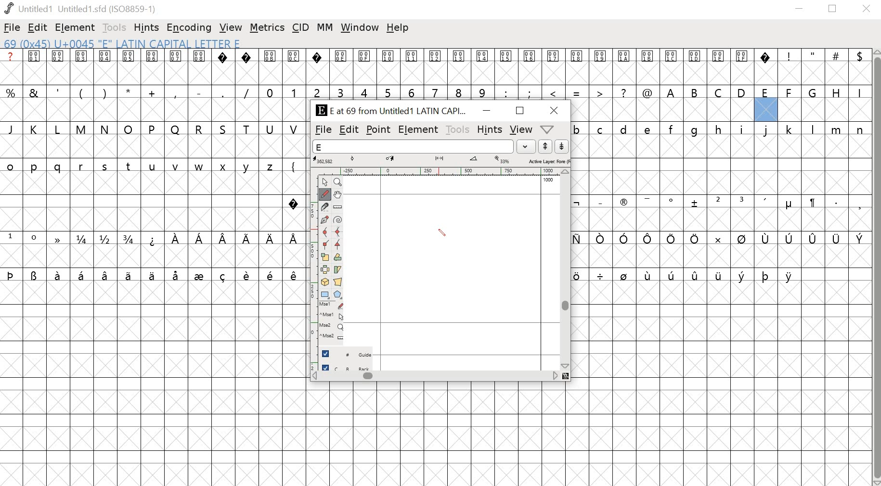 This screenshot has height=486, width=881. I want to click on Polygon/star, so click(337, 295).